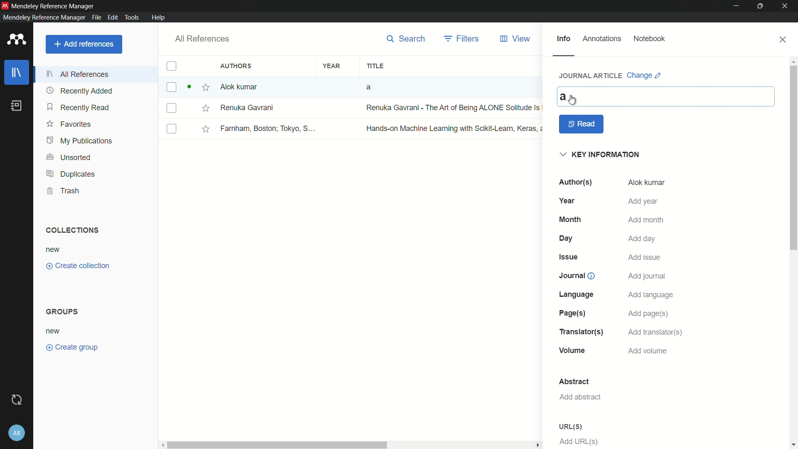  What do you see at coordinates (654, 333) in the screenshot?
I see `add translator` at bounding box center [654, 333].